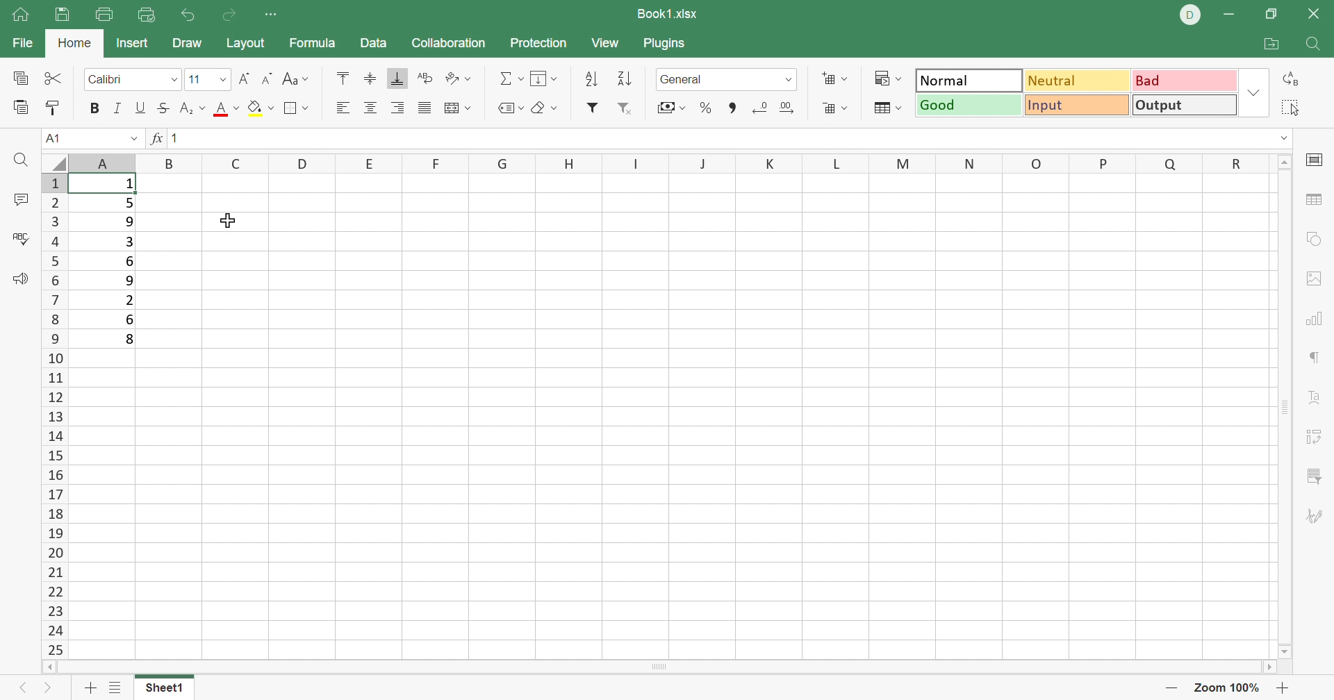  Describe the element at coordinates (231, 219) in the screenshot. I see `Cursor` at that location.